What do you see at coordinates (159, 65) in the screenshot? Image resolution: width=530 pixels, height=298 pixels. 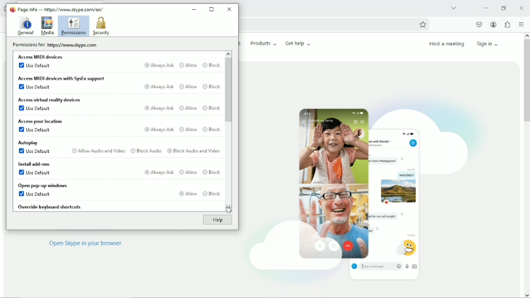 I see `Always ask` at bounding box center [159, 65].